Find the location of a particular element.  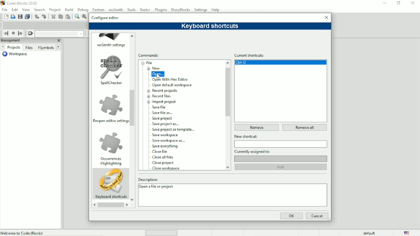

Projects is located at coordinates (13, 47).